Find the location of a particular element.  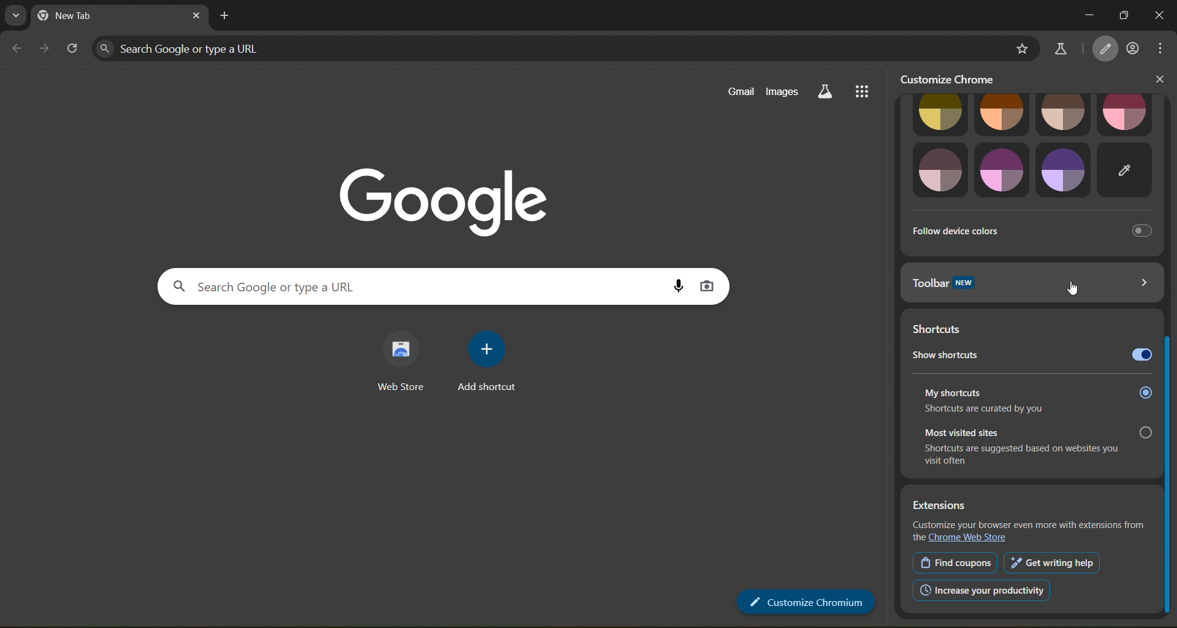

image is located at coordinates (1064, 170).